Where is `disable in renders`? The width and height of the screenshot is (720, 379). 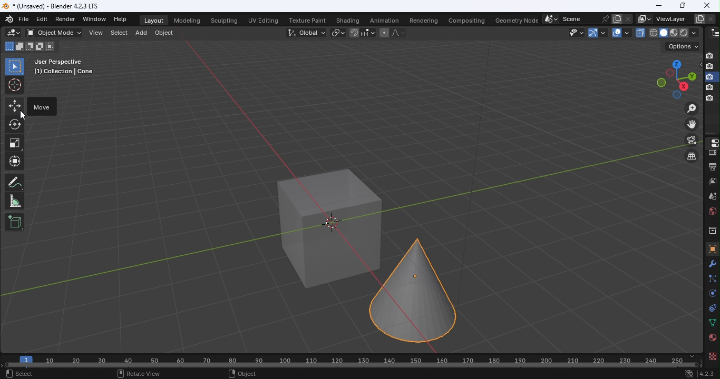 disable in renders is located at coordinates (709, 88).